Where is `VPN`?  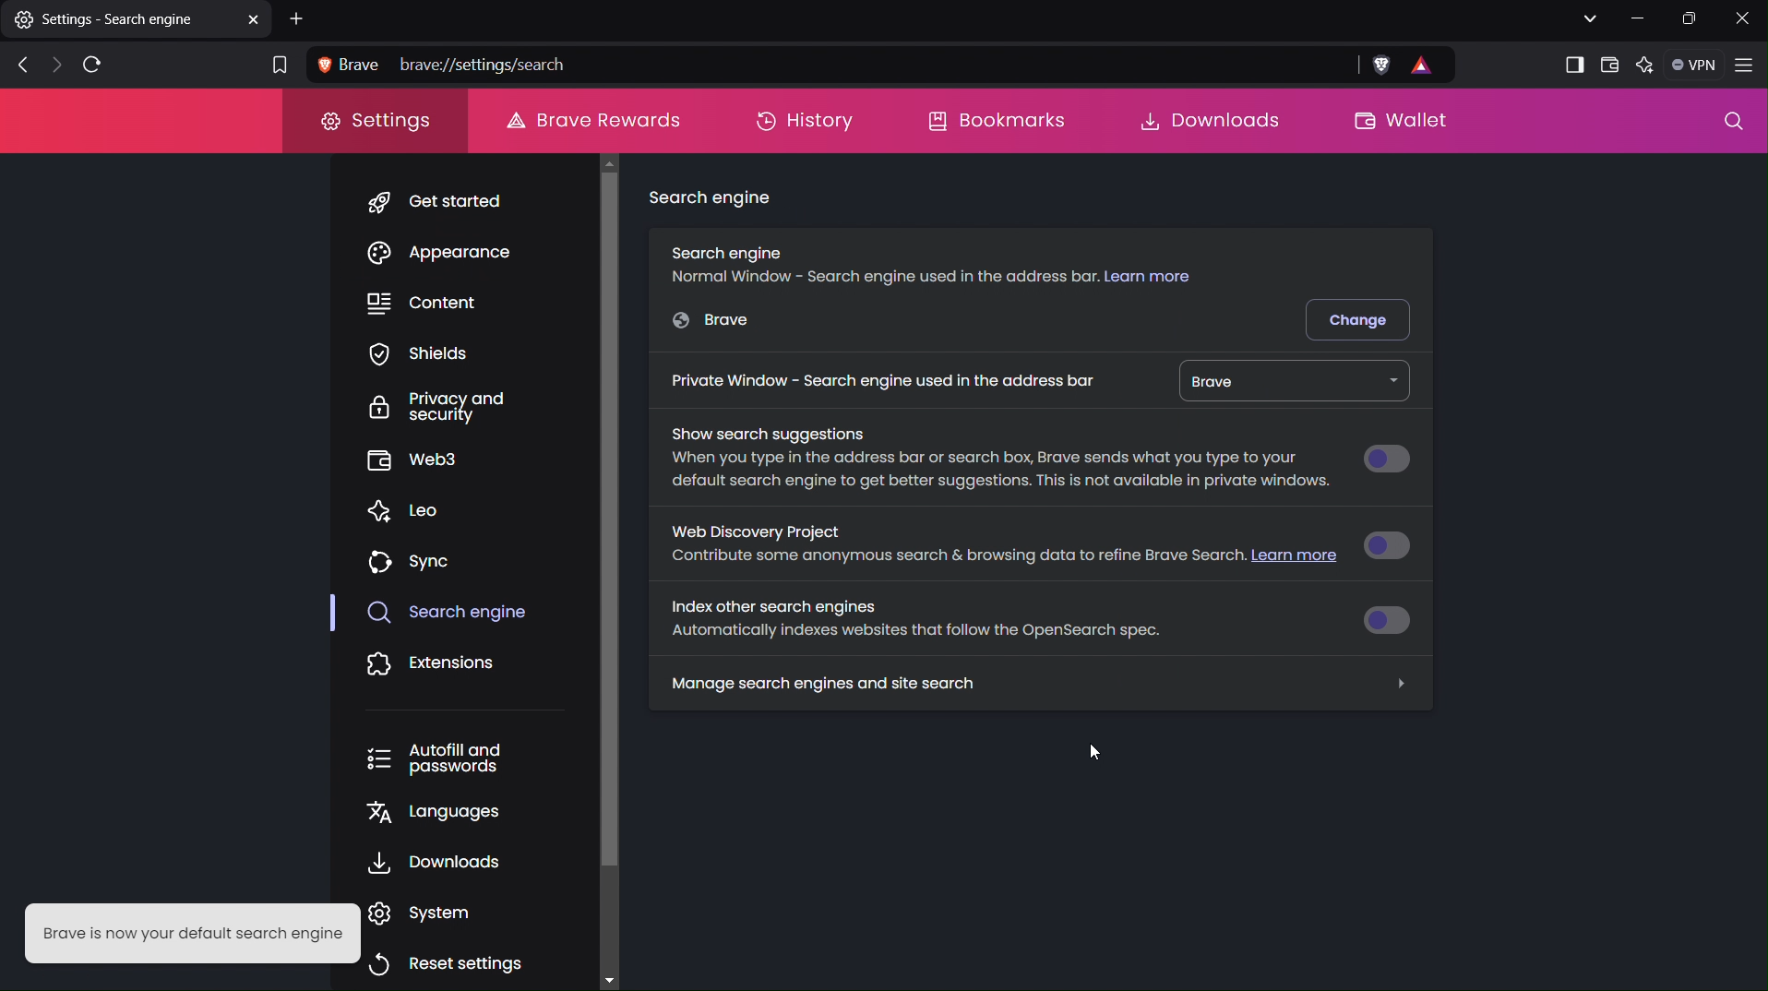
VPN is located at coordinates (1697, 66).